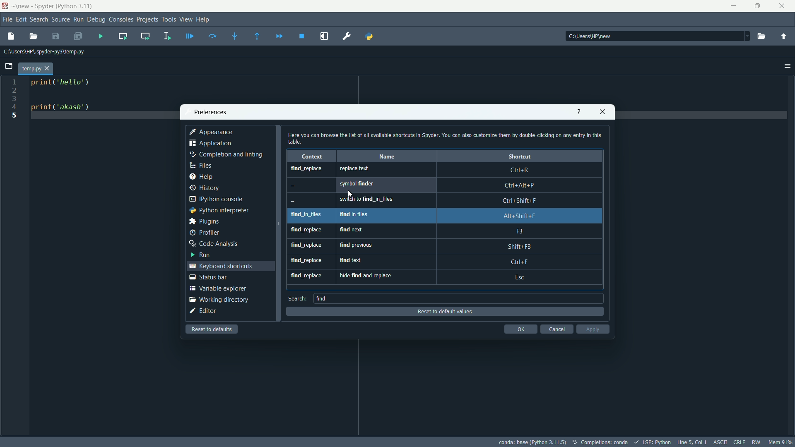 Image resolution: width=795 pixels, height=447 pixels. Describe the element at coordinates (443, 216) in the screenshot. I see `find_in_files, find in files, alt+shift+f (highlighted)` at that location.